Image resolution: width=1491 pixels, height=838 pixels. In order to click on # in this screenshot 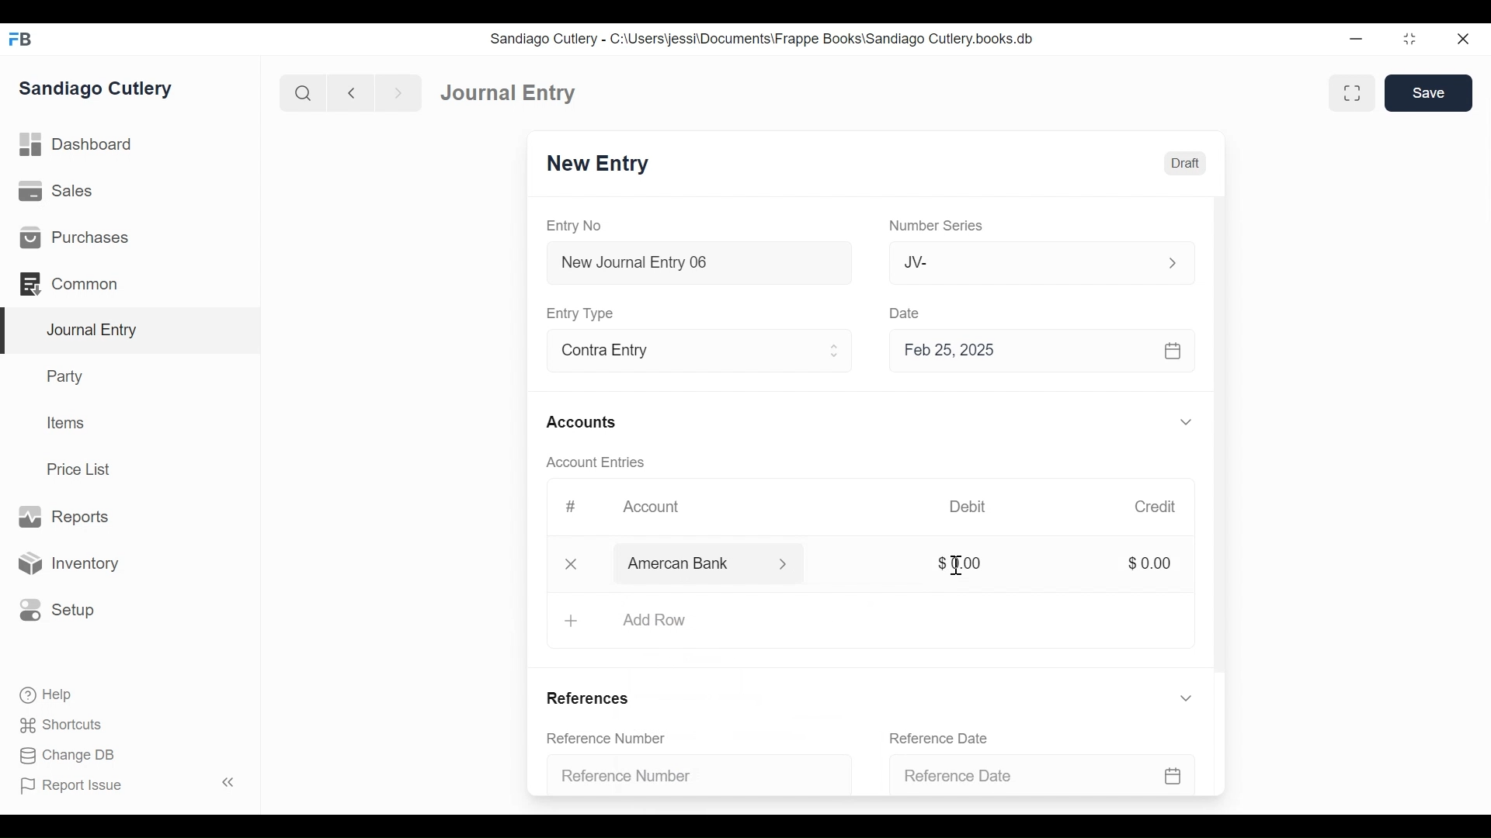, I will do `click(570, 507)`.